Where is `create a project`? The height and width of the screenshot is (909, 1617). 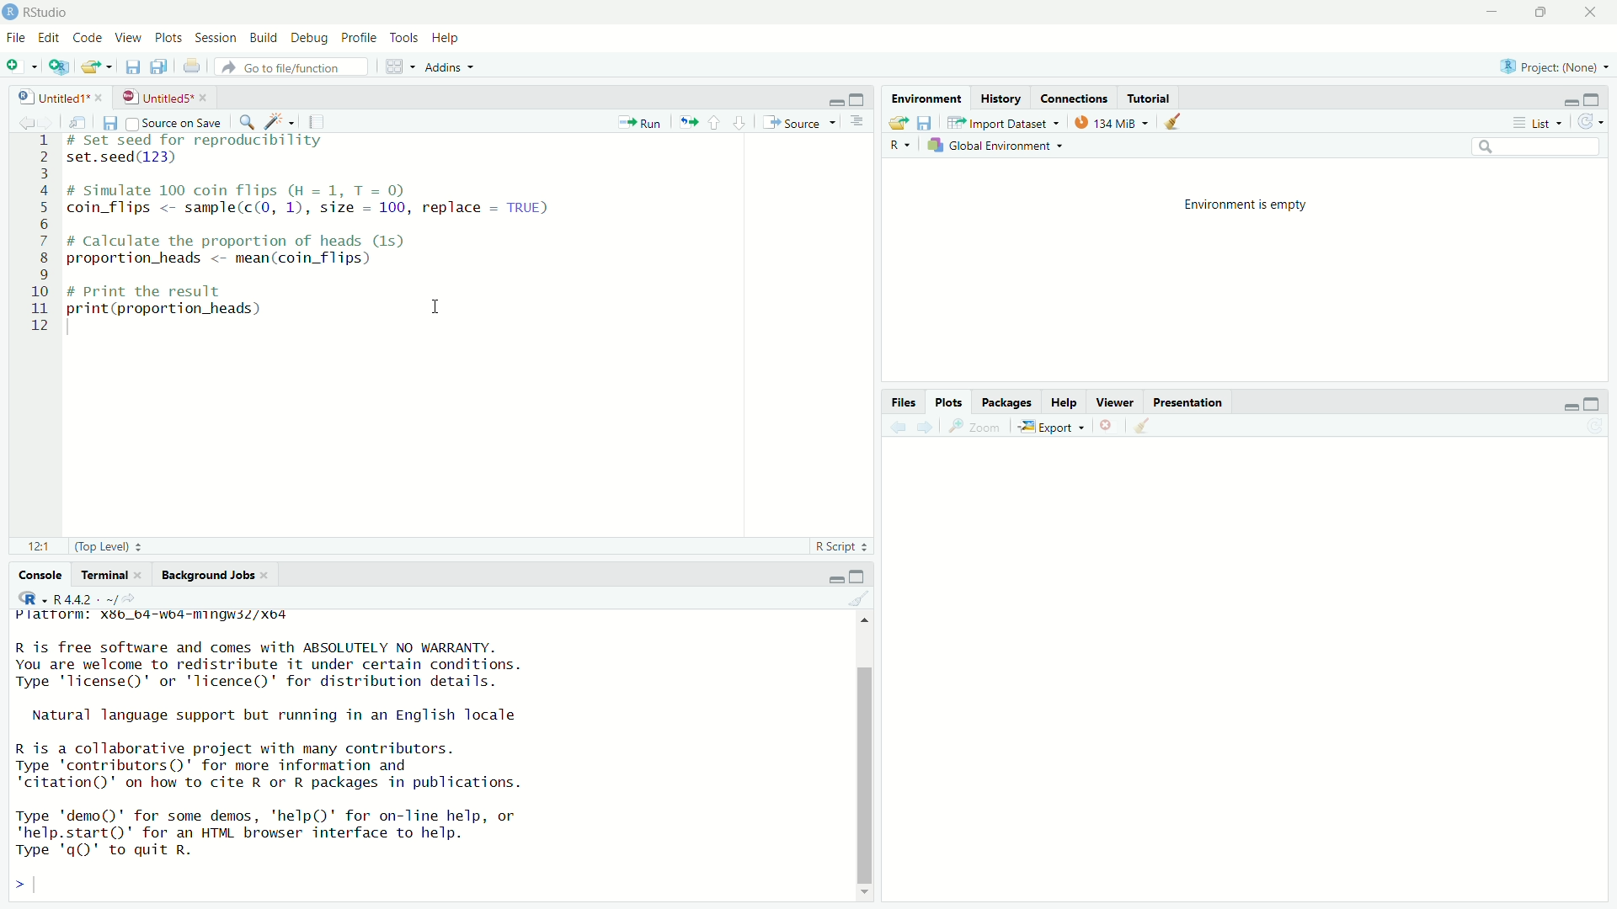
create a project is located at coordinates (56, 66).